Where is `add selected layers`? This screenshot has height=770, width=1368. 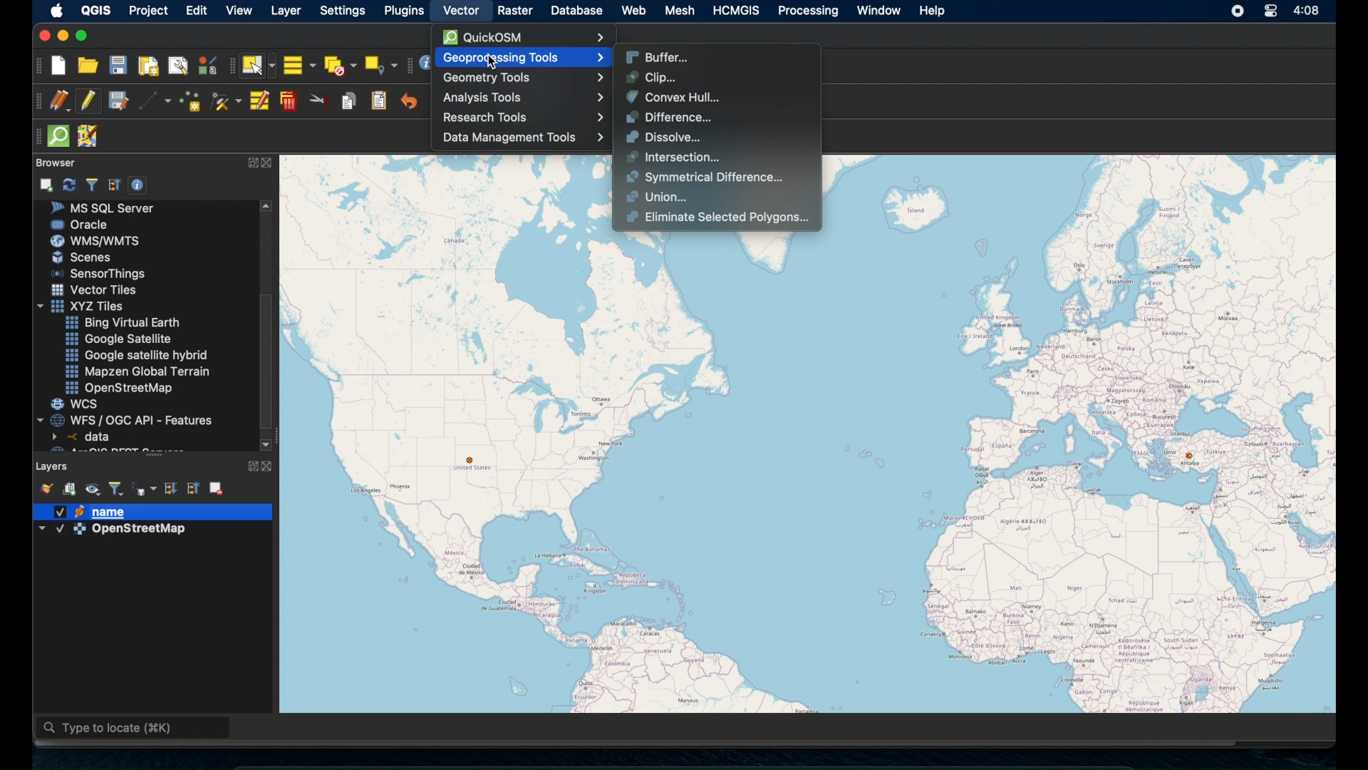 add selected layers is located at coordinates (48, 184).